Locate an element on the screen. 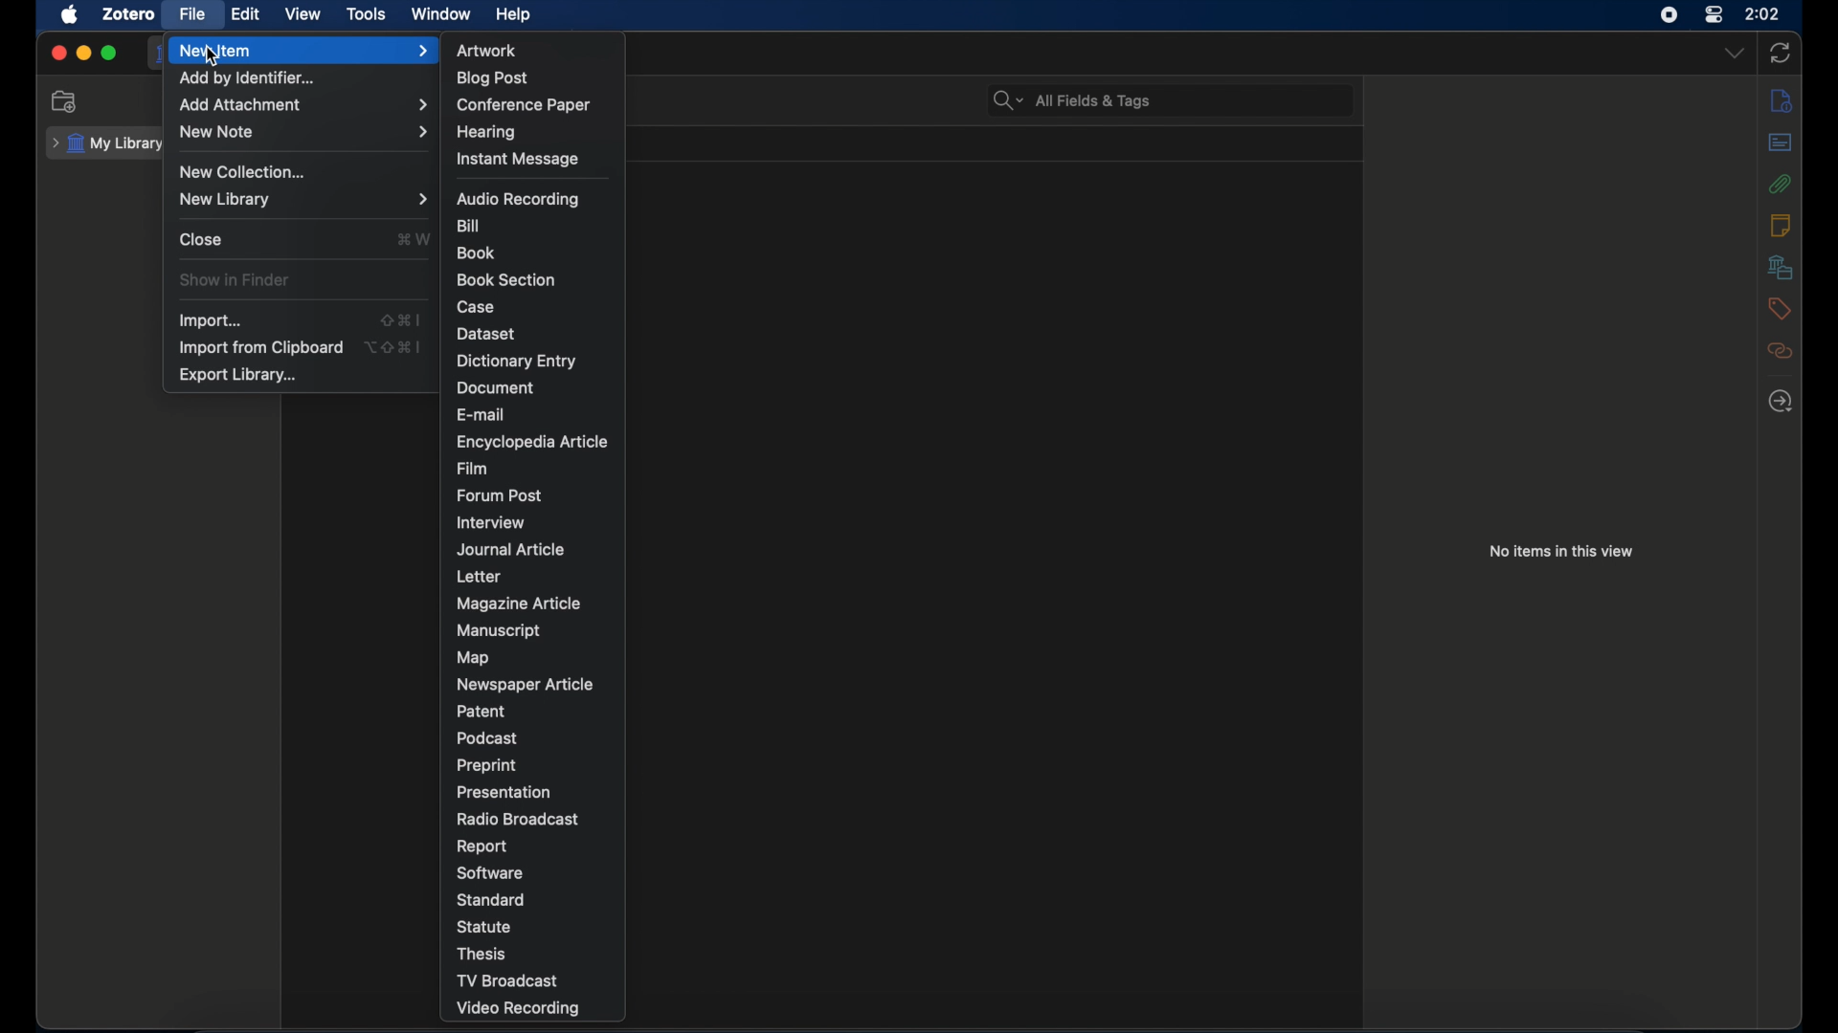 This screenshot has width=1838, height=1033. notes is located at coordinates (1780, 227).